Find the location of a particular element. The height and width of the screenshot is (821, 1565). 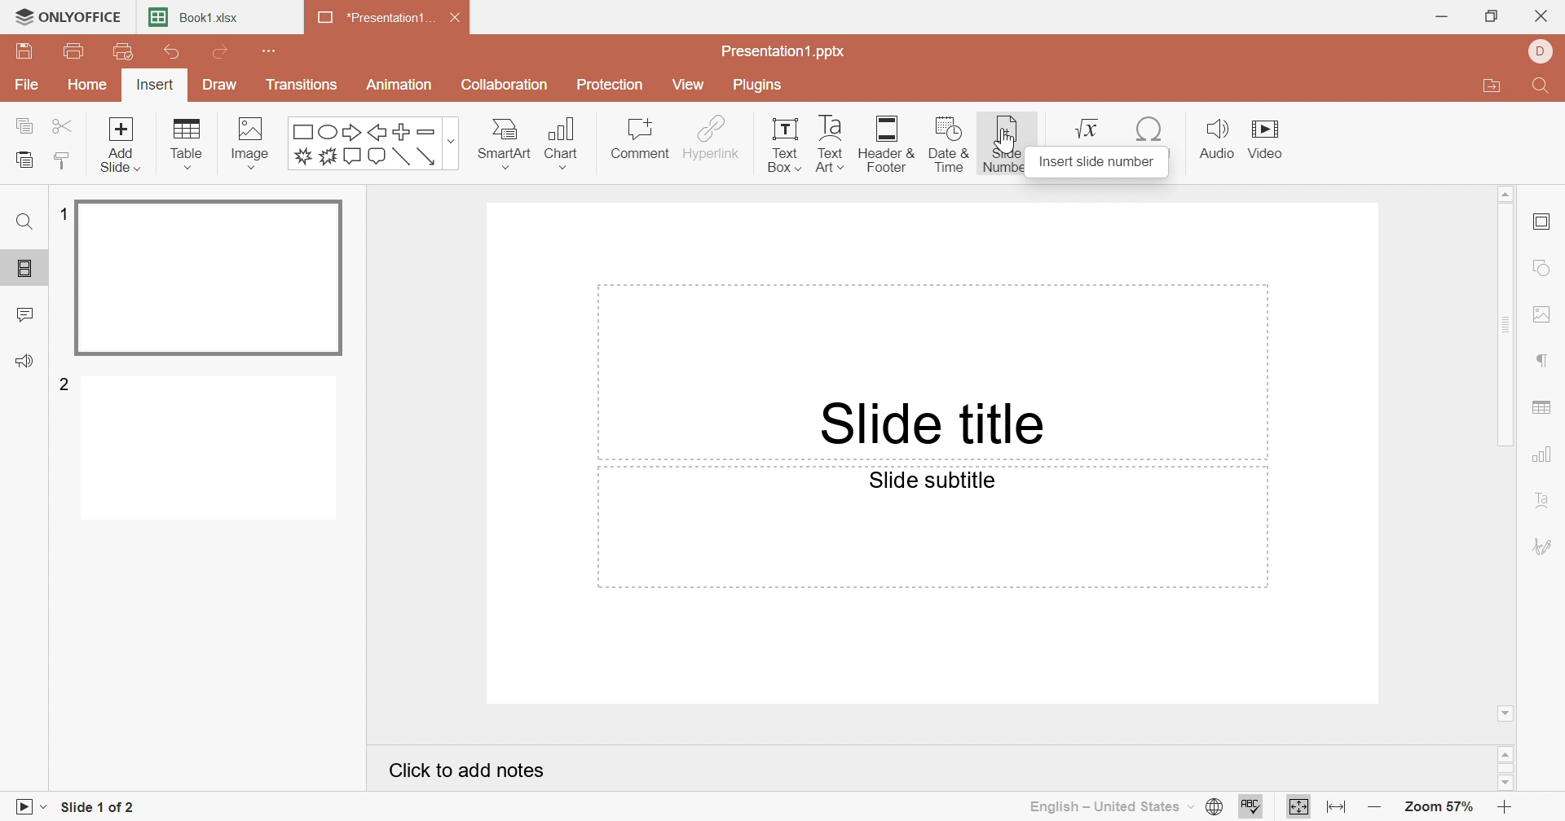

Symbol is located at coordinates (1152, 130).